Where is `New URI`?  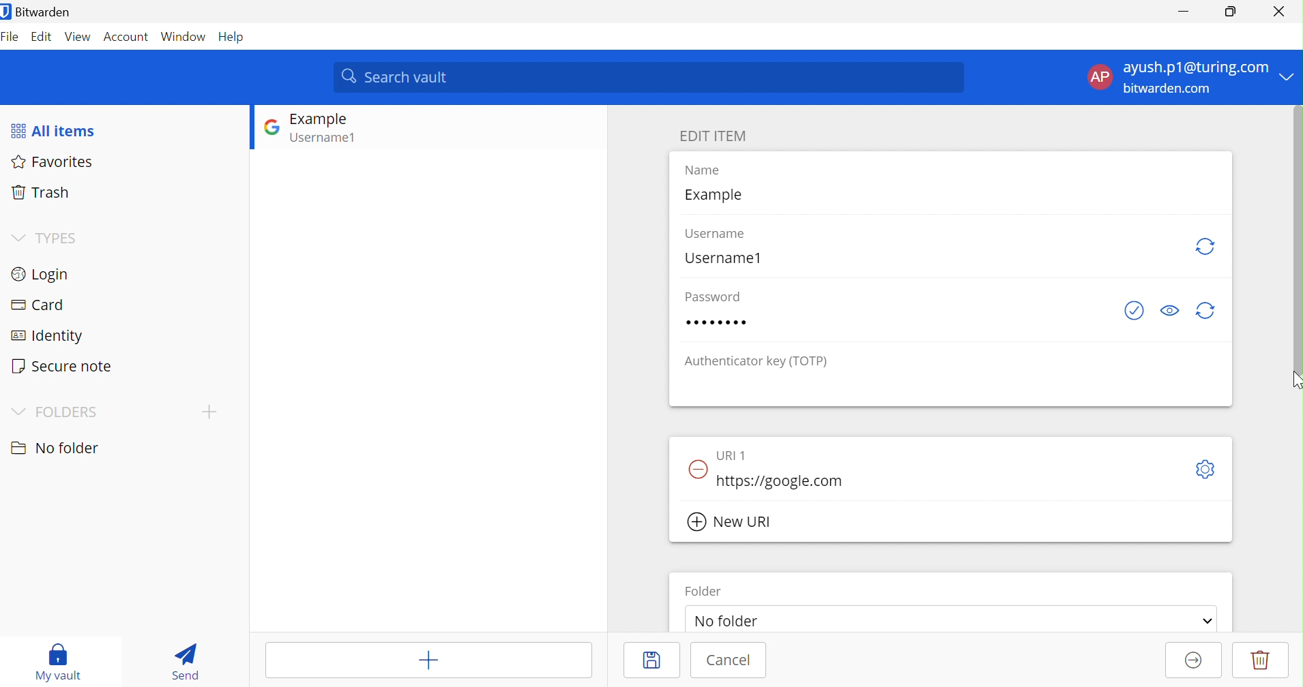
New URI is located at coordinates (730, 521).